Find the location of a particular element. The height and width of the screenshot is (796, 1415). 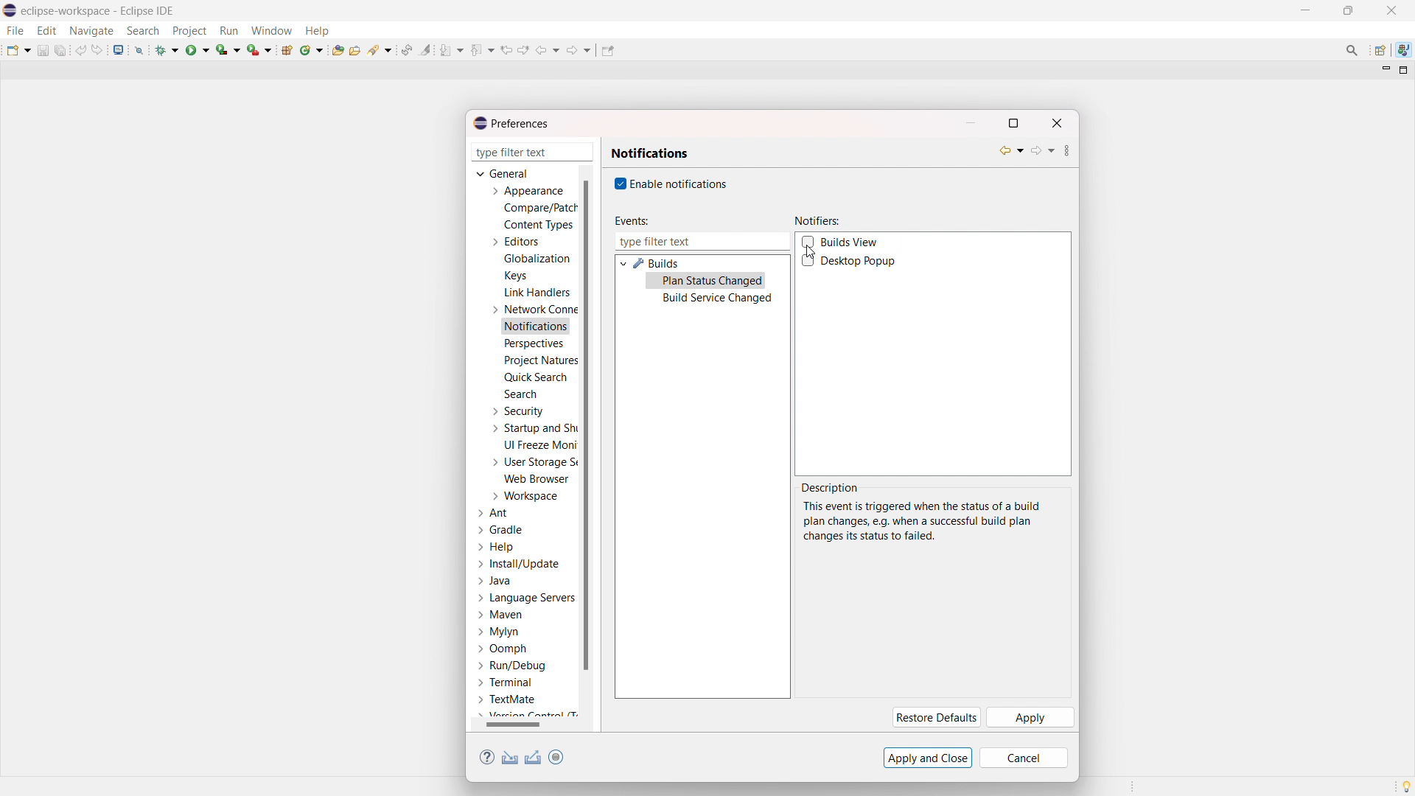

java is located at coordinates (496, 582).